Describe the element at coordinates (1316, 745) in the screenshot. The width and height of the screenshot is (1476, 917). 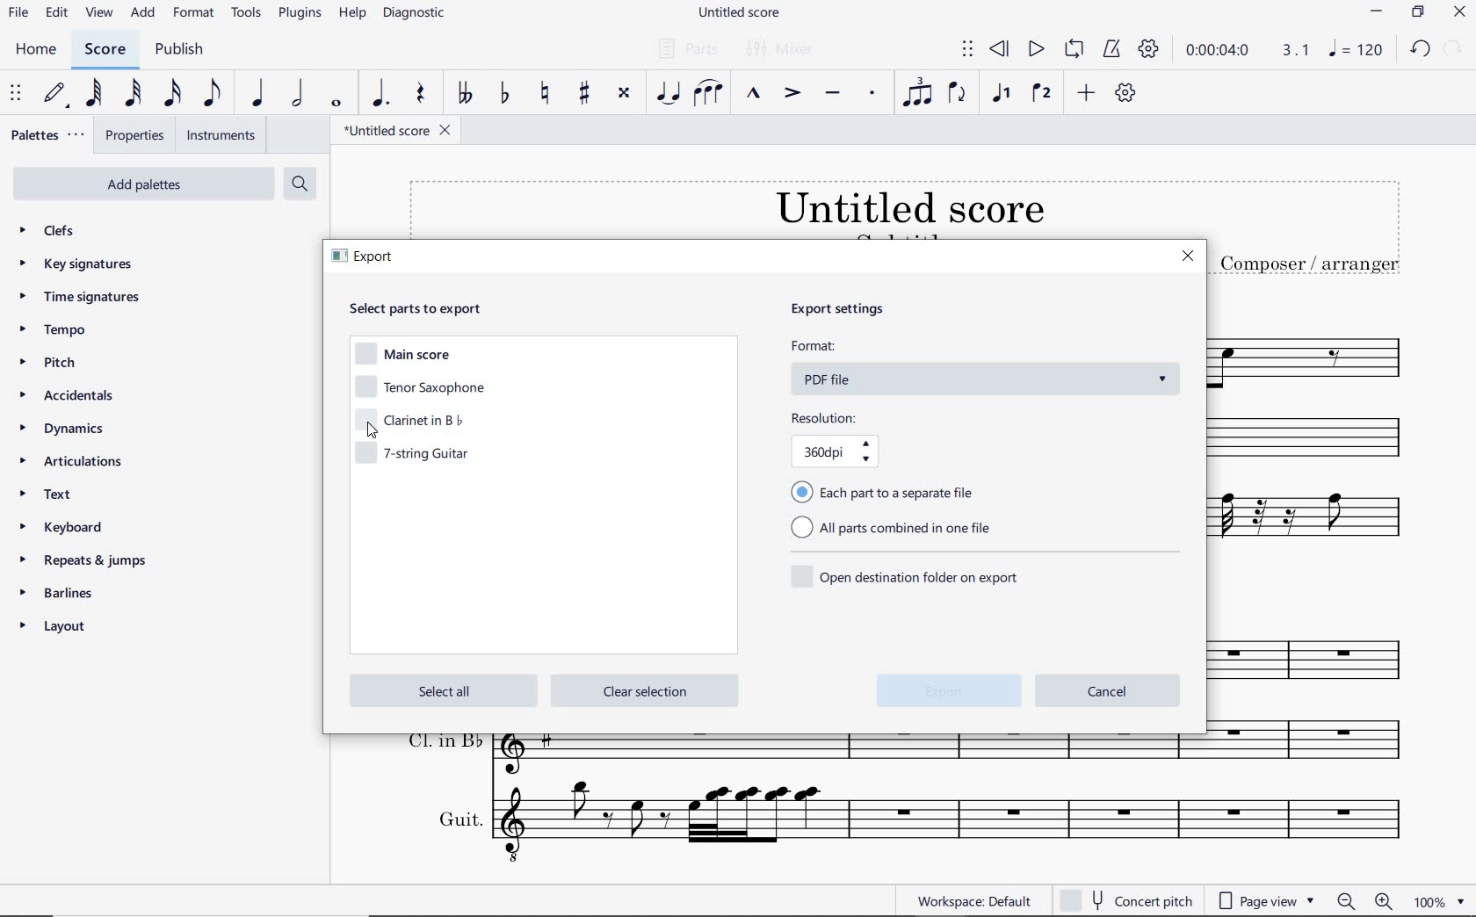
I see `Cl. in B` at that location.